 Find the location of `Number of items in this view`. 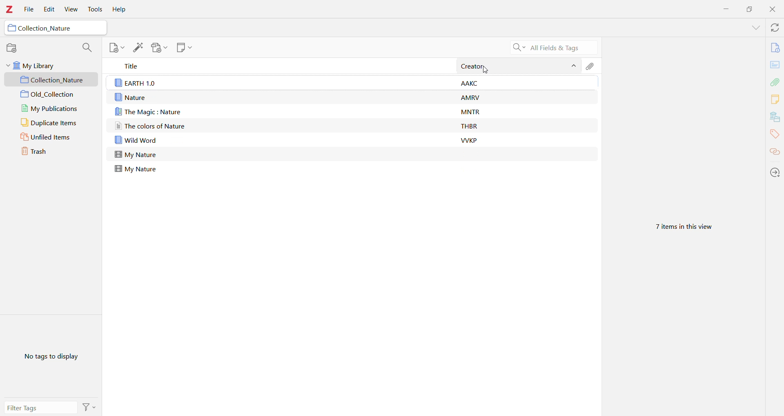

Number of items in this view is located at coordinates (681, 227).